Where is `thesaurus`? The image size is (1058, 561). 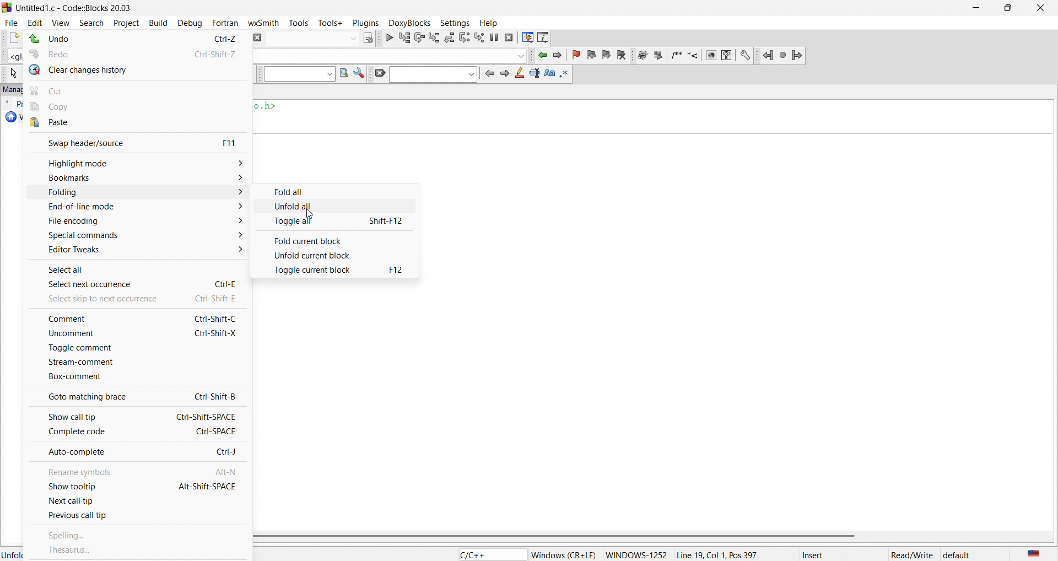 thesaurus is located at coordinates (137, 550).